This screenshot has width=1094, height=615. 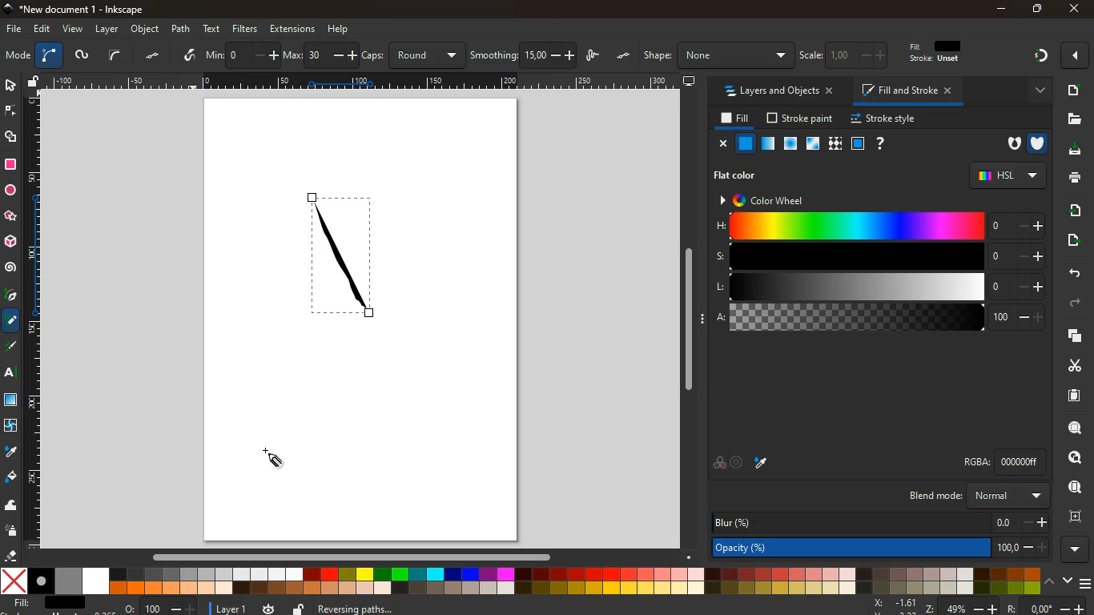 I want to click on hole, so click(x=1009, y=146).